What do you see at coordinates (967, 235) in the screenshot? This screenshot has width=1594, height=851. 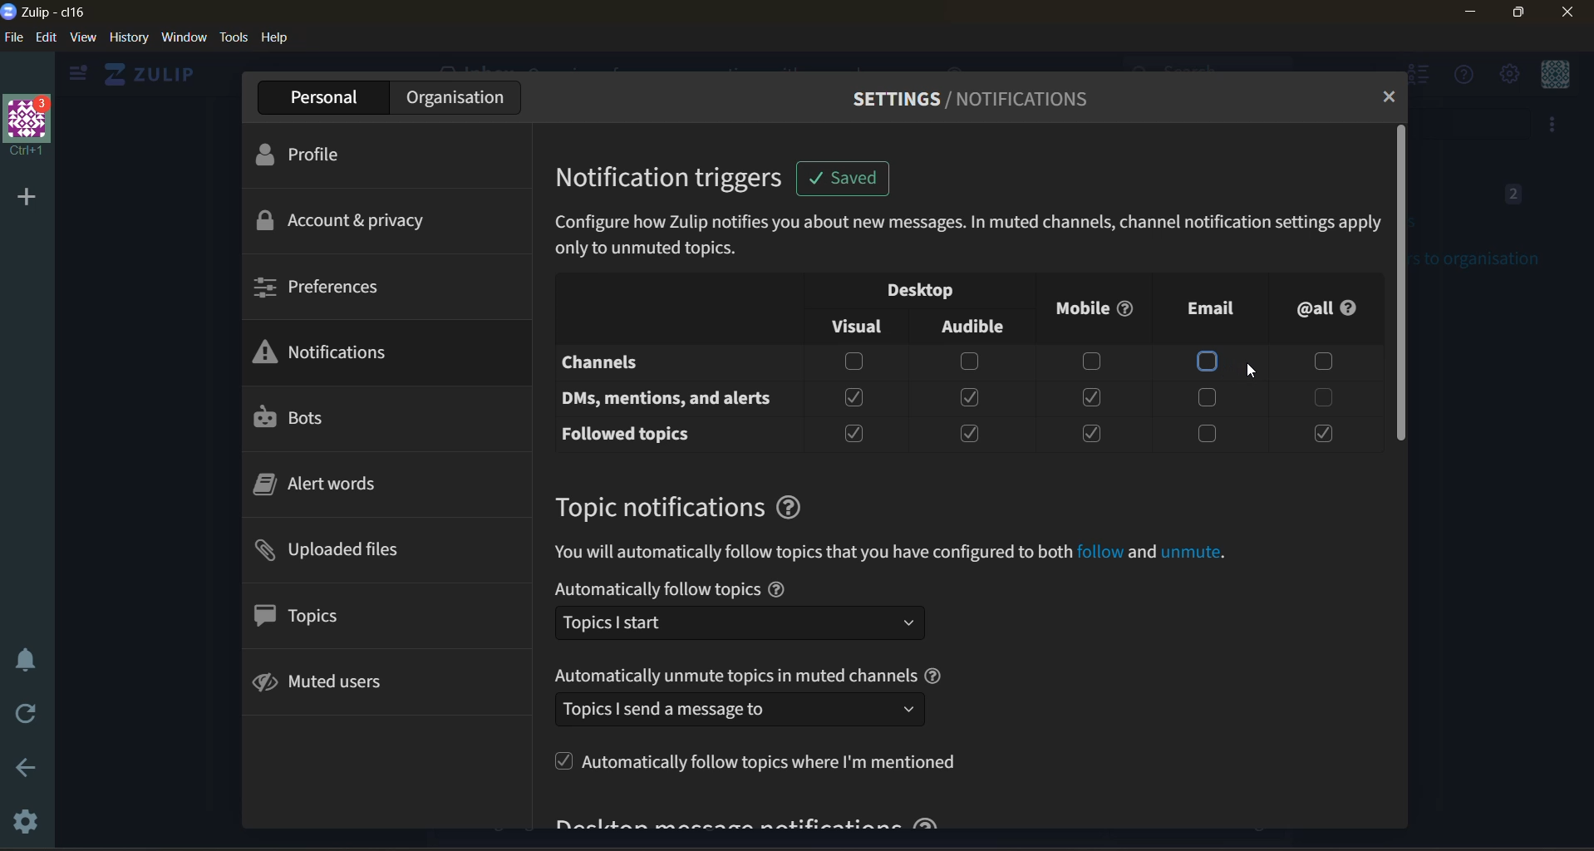 I see `Descriptions ` at bounding box center [967, 235].